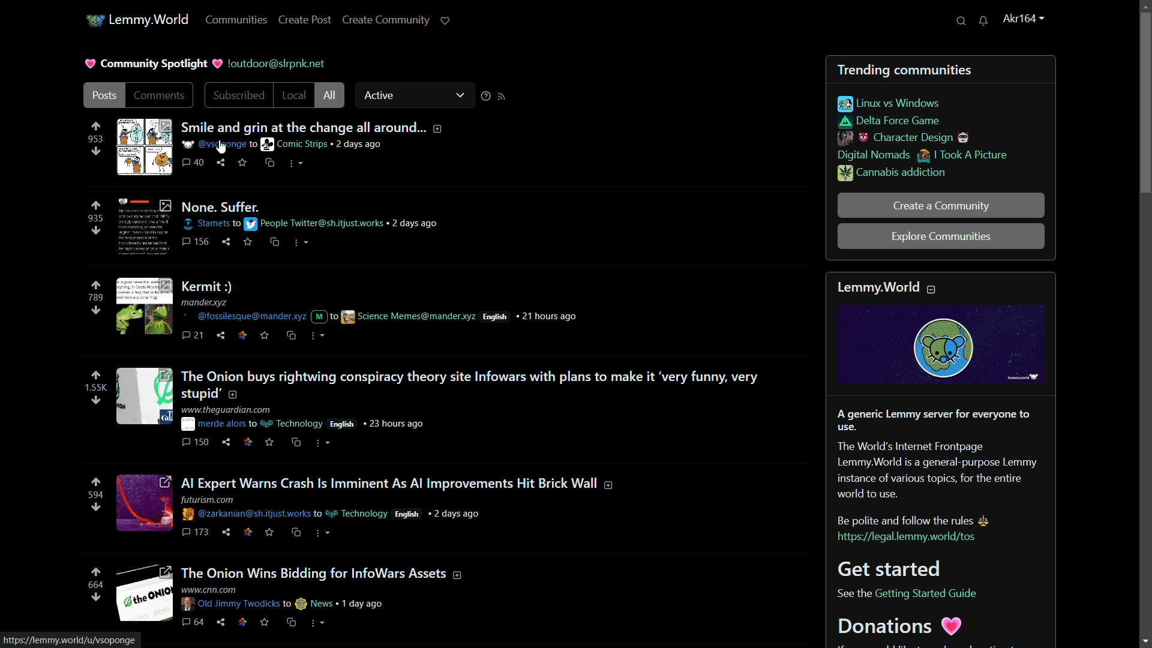 The height and width of the screenshot is (648, 1152). Describe the element at coordinates (386, 21) in the screenshot. I see `create community` at that location.